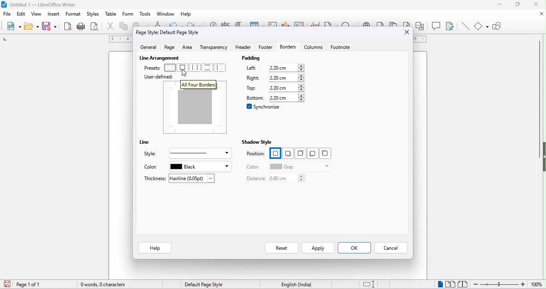  What do you see at coordinates (269, 59) in the screenshot?
I see `padding` at bounding box center [269, 59].